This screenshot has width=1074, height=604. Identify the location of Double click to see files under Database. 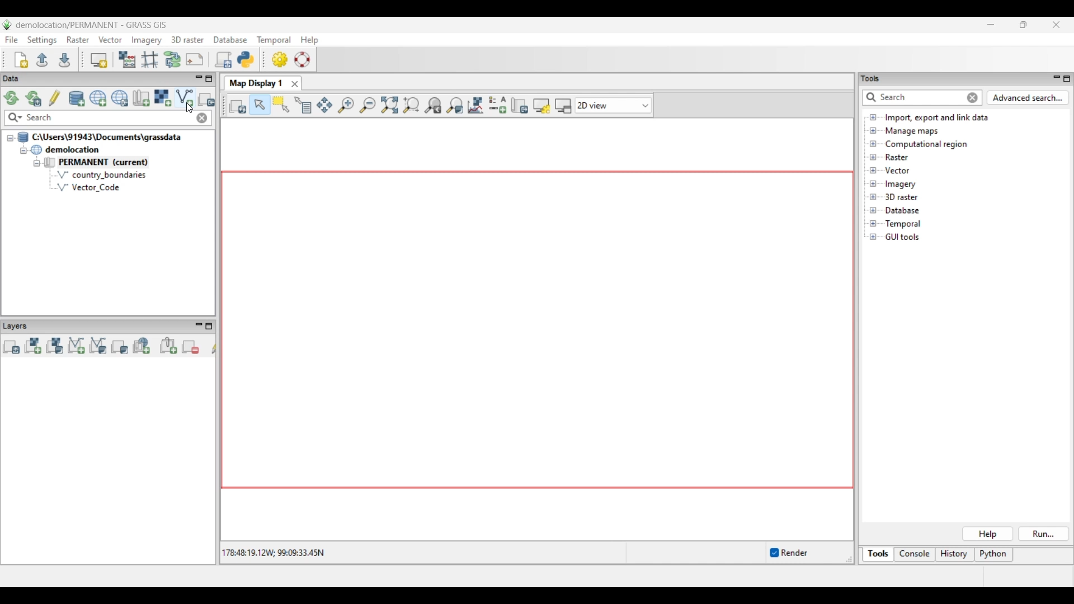
(902, 211).